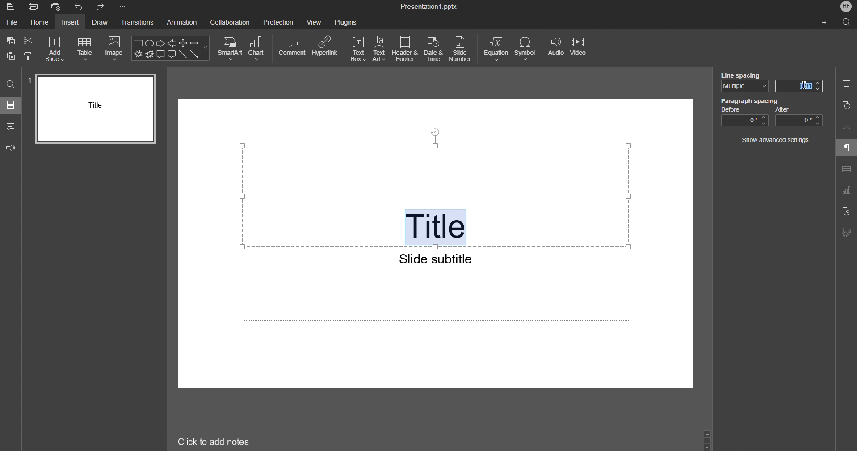 Image resolution: width=857 pixels, height=451 pixels. What do you see at coordinates (438, 224) in the screenshot?
I see `Title` at bounding box center [438, 224].